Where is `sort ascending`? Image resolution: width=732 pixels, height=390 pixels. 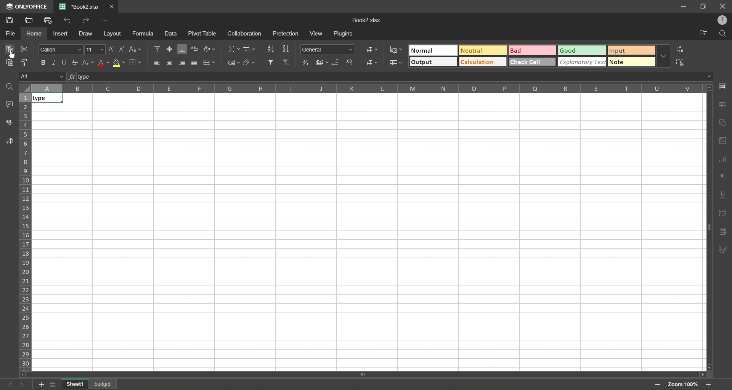
sort ascending is located at coordinates (271, 50).